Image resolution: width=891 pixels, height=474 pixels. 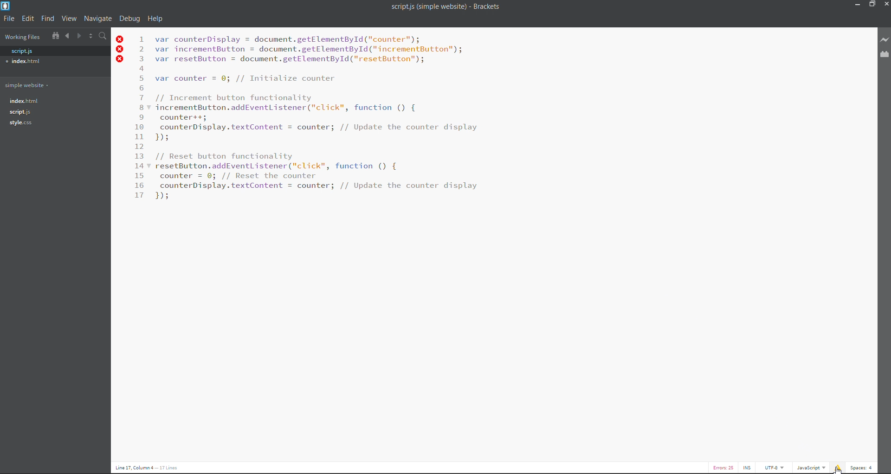 I want to click on style.css, so click(x=22, y=123).